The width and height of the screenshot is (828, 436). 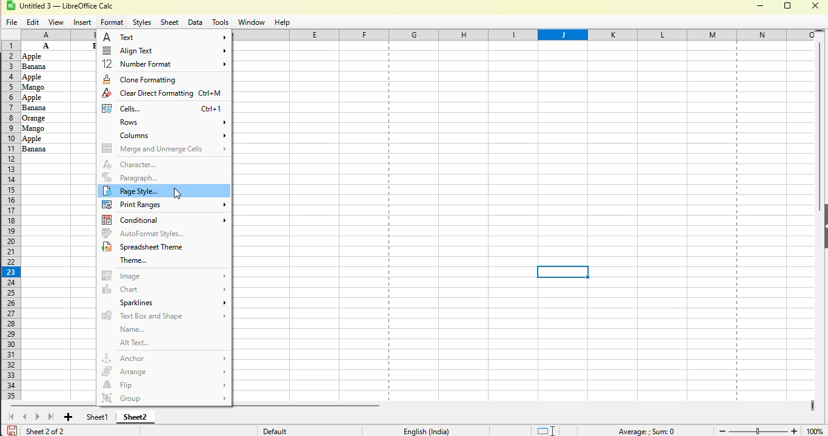 I want to click on text box and shape, so click(x=162, y=316).